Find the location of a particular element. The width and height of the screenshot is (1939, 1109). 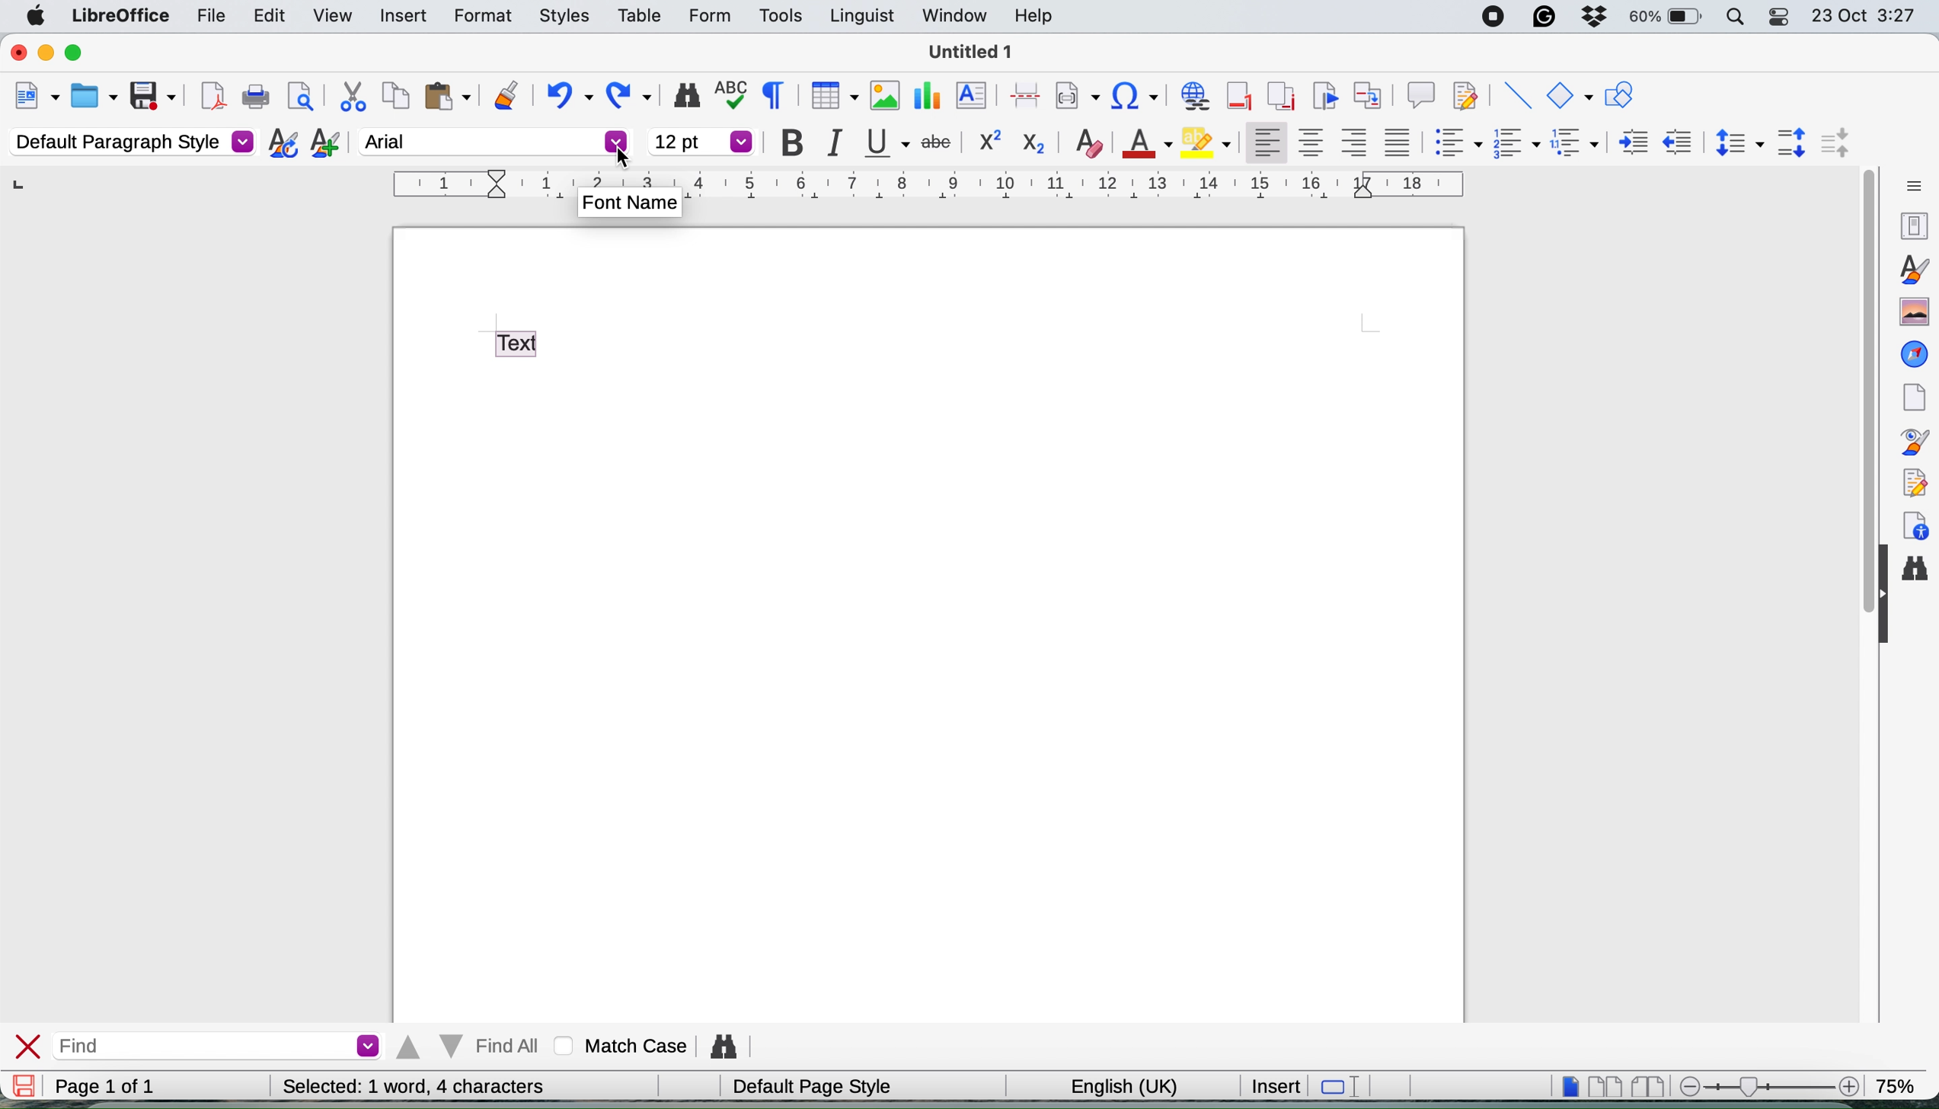

properties is located at coordinates (1913, 226).